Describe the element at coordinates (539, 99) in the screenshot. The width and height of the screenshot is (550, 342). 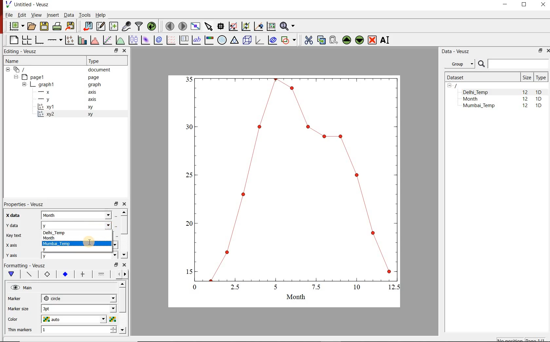
I see `1D` at that location.